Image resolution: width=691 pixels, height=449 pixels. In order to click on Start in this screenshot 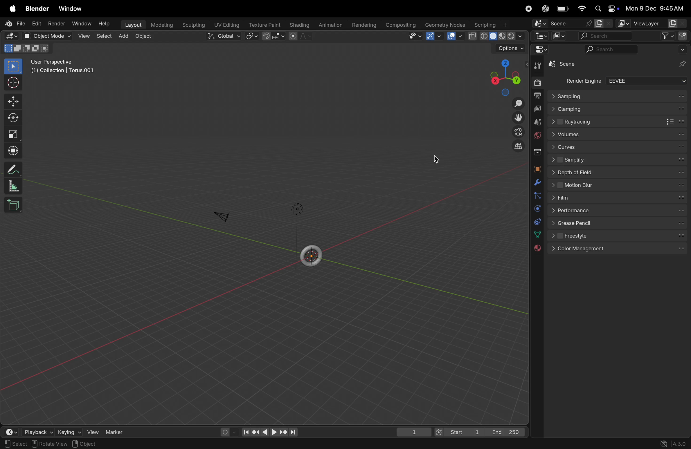, I will do `click(458, 432)`.